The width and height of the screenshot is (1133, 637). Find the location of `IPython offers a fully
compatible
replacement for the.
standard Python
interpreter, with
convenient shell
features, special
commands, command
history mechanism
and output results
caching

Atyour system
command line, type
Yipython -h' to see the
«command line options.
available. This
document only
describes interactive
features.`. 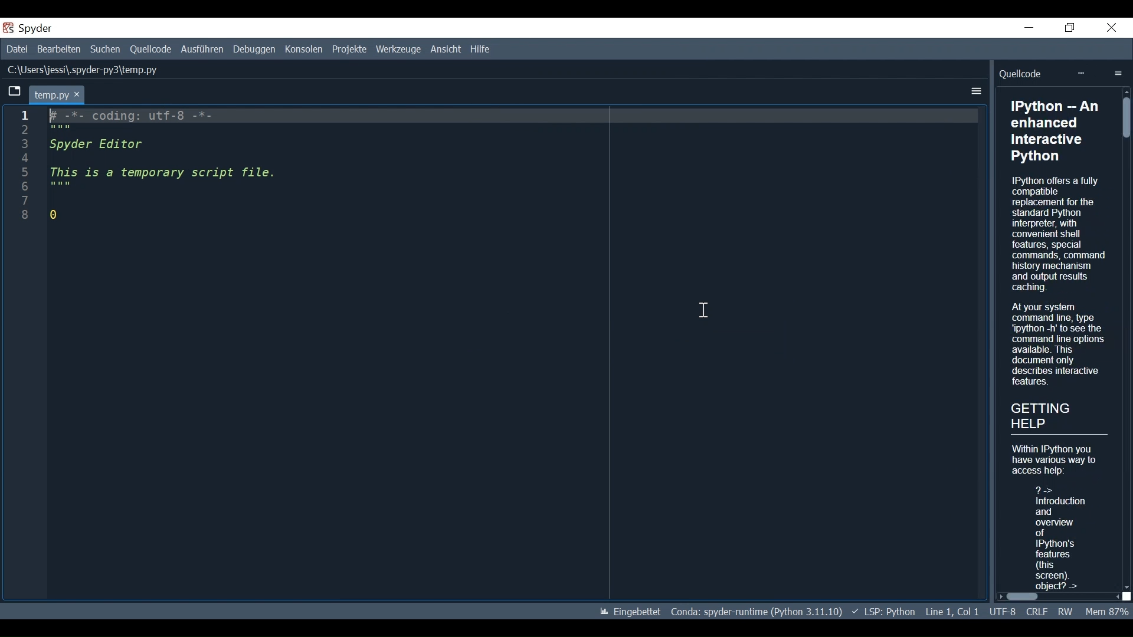

IPython offers a fully
compatible
replacement for the.
standard Python
interpreter, with
convenient shell
features, special
commands, command
history mechanism
and output results
caching

Atyour system
command line, type
Yipython -h' to see the
«command line options.
available. This
document only
describes interactive
features. is located at coordinates (1058, 282).